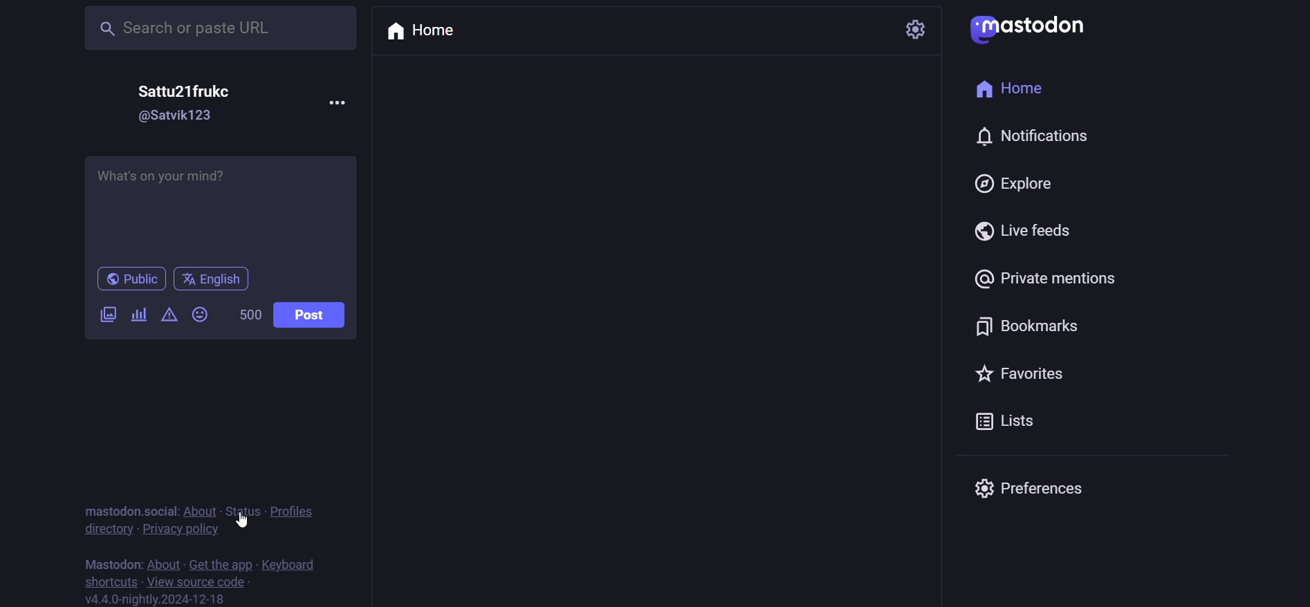 Image resolution: width=1310 pixels, height=607 pixels. Describe the element at coordinates (313, 317) in the screenshot. I see `post` at that location.